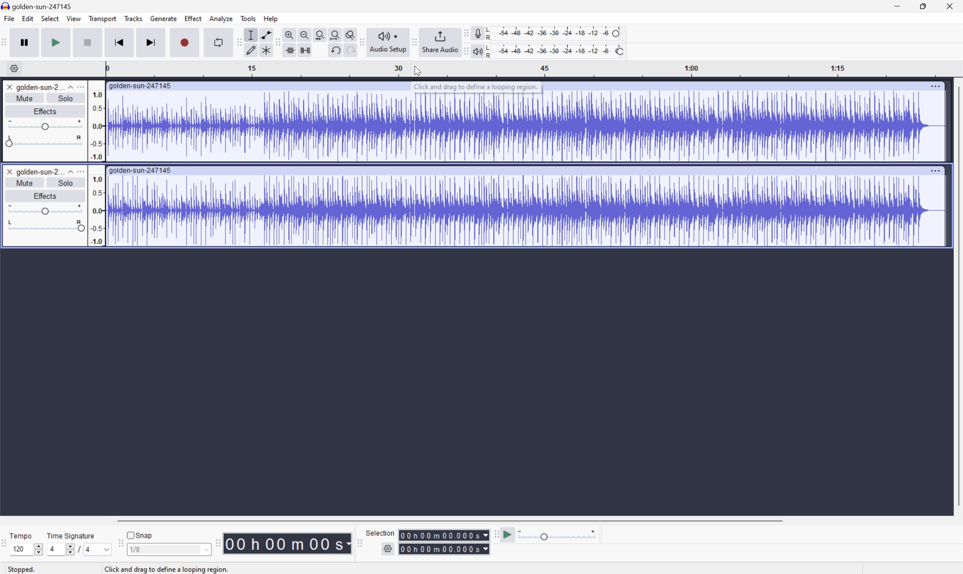 Image resolution: width=963 pixels, height=574 pixels. Describe the element at coordinates (22, 535) in the screenshot. I see `Tempo` at that location.